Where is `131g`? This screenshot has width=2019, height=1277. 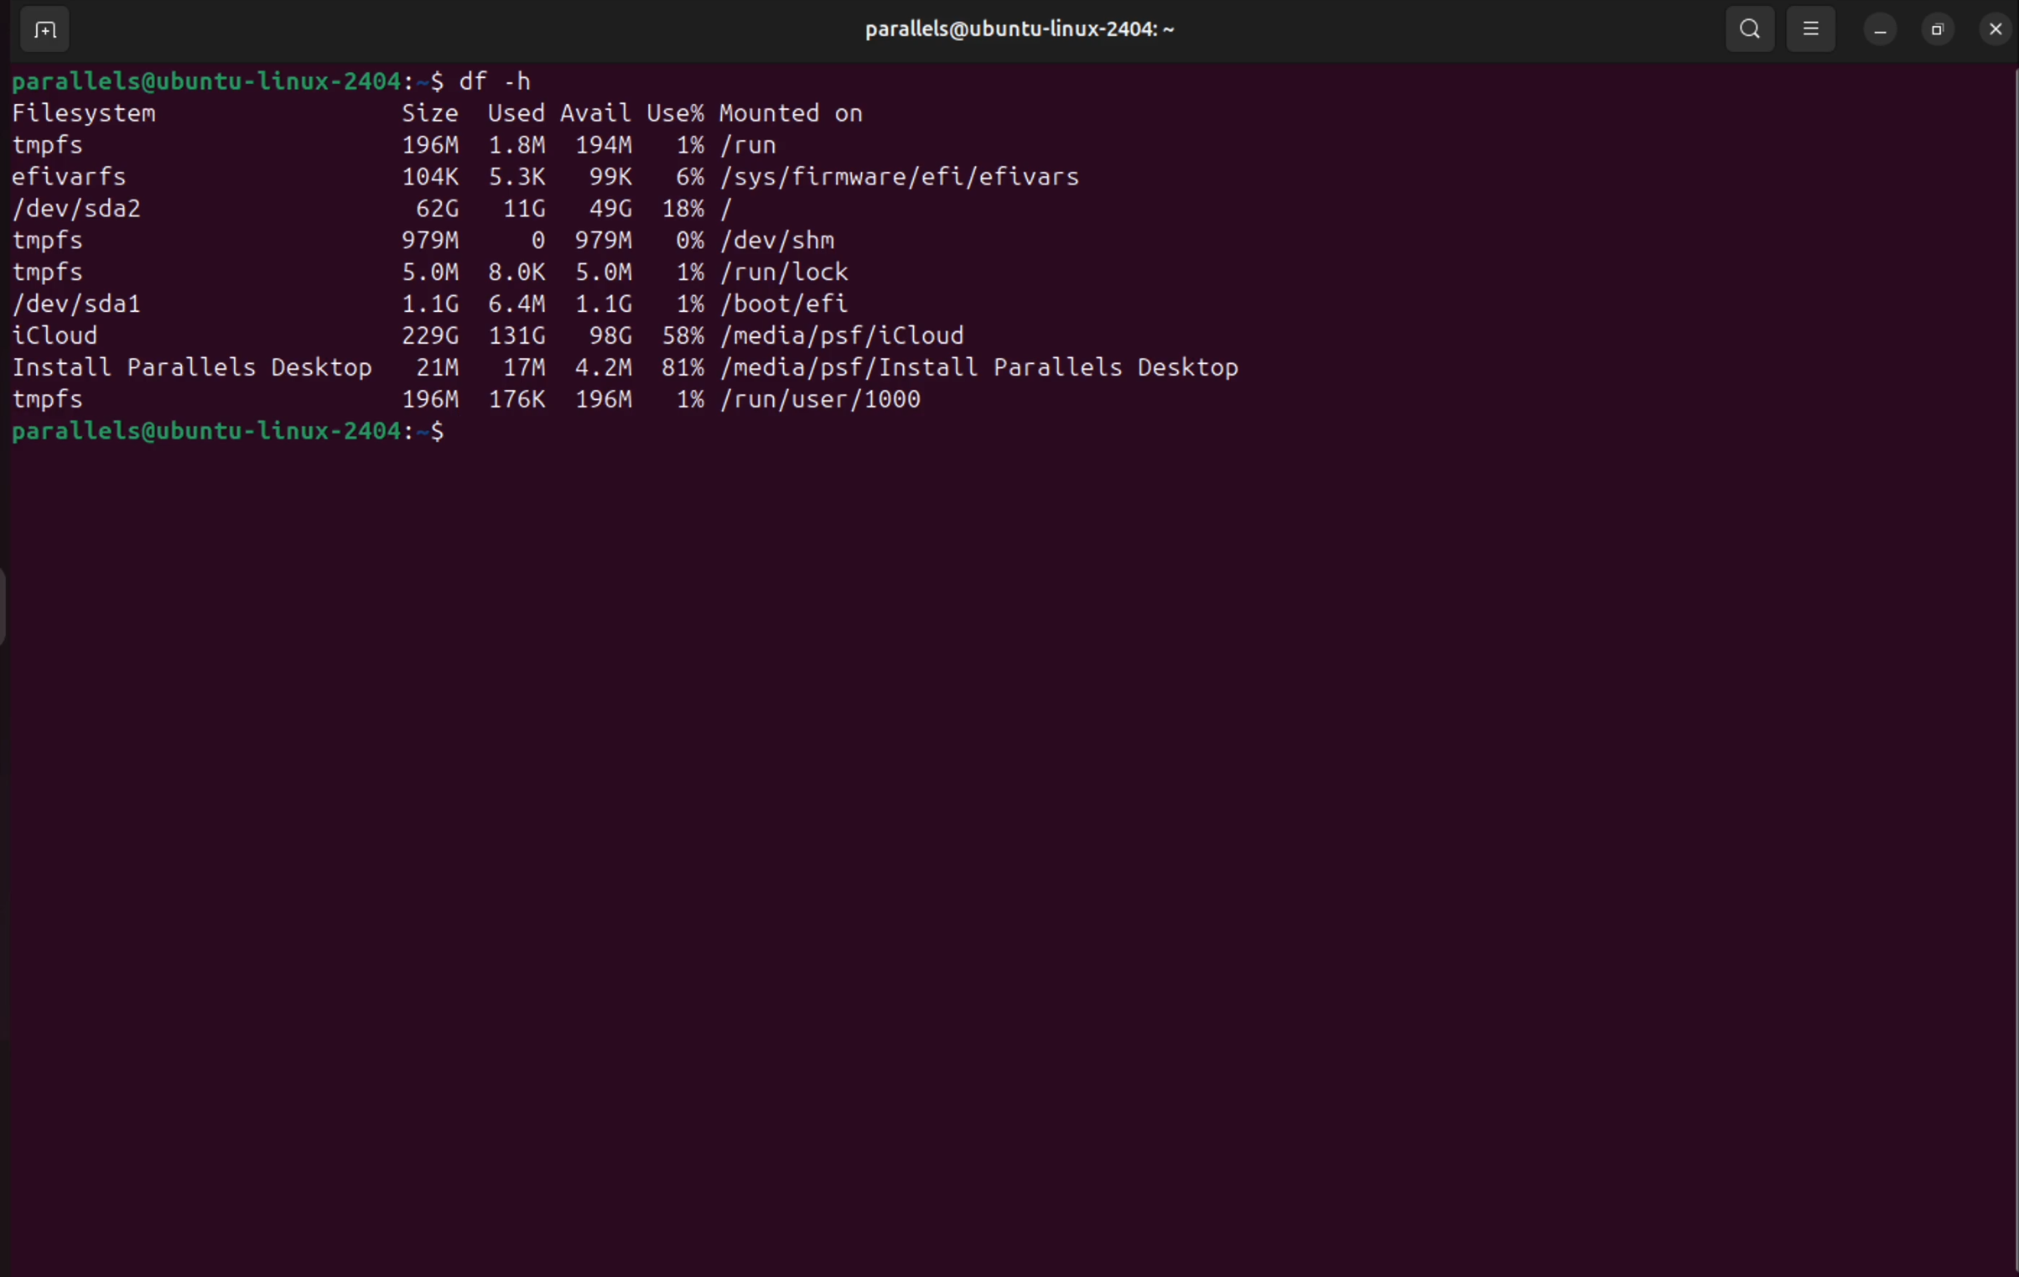
131g is located at coordinates (519, 339).